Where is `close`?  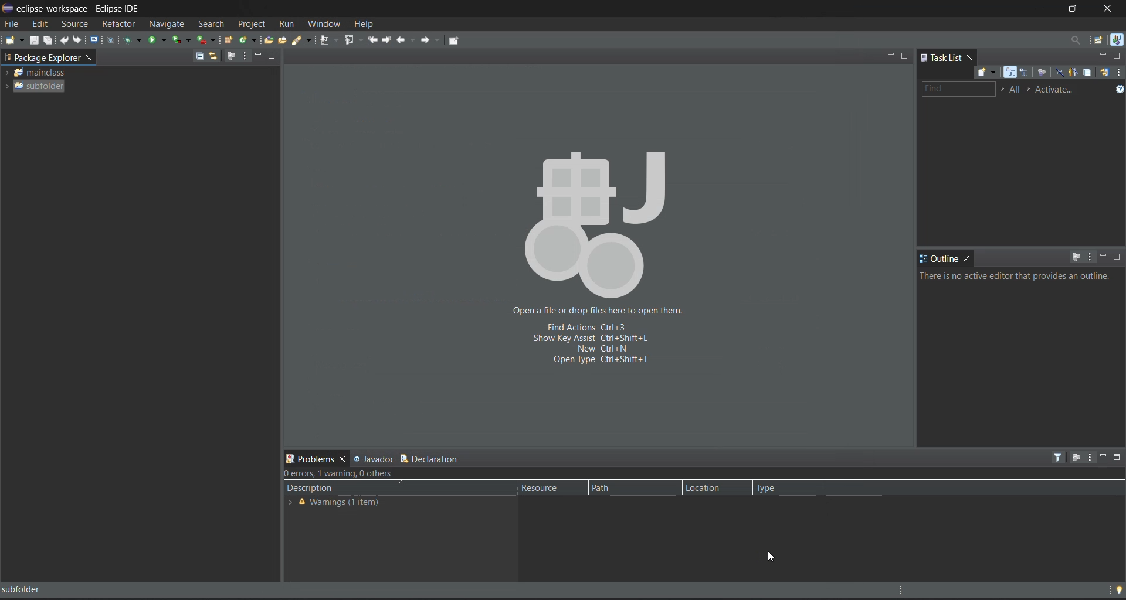 close is located at coordinates (89, 56).